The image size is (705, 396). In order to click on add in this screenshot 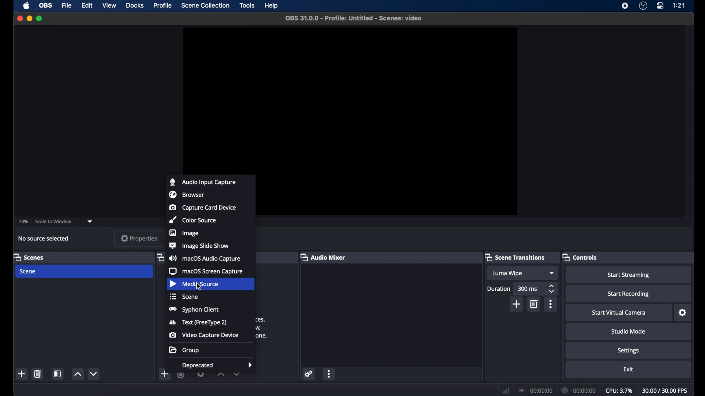, I will do `click(164, 374)`.